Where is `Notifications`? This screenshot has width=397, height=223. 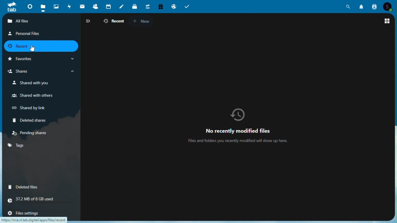
Notifications is located at coordinates (362, 6).